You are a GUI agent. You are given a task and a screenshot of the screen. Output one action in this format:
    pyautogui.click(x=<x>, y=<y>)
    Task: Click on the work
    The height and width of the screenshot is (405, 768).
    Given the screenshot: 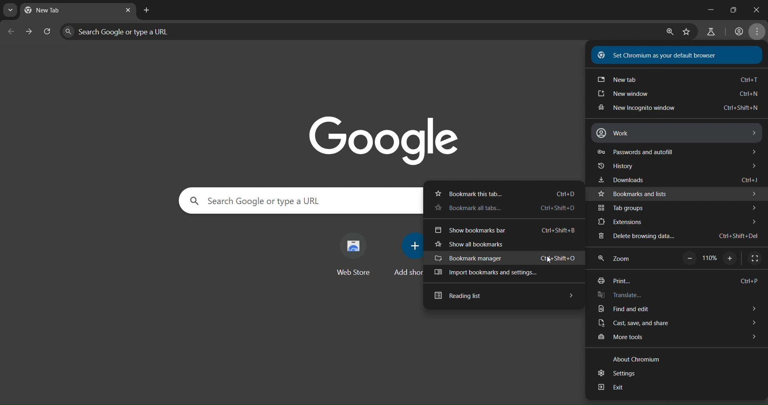 What is the action you would take?
    pyautogui.click(x=681, y=134)
    